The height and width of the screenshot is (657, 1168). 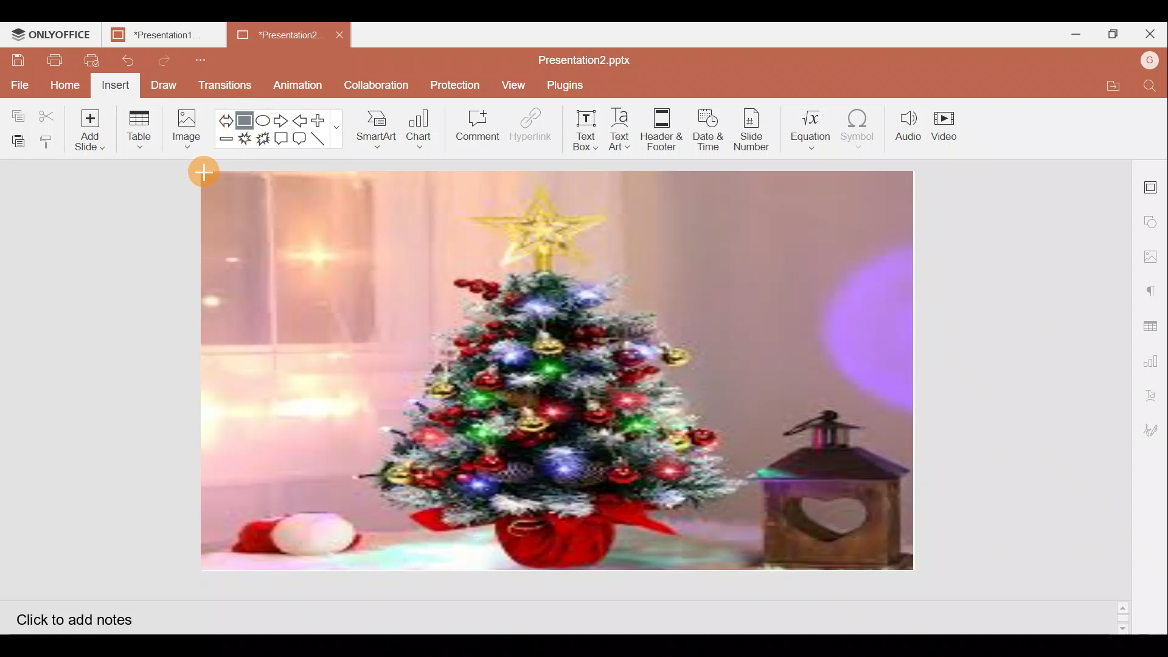 I want to click on View, so click(x=512, y=85).